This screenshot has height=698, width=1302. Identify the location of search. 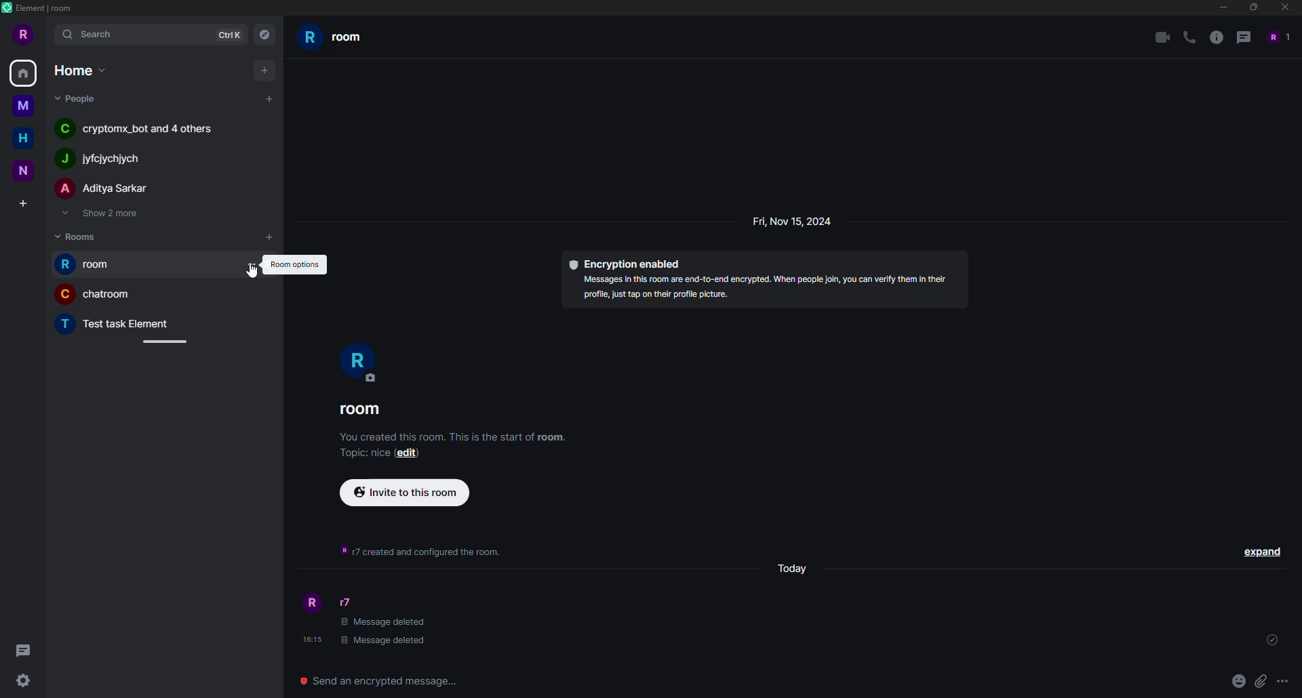
(90, 35).